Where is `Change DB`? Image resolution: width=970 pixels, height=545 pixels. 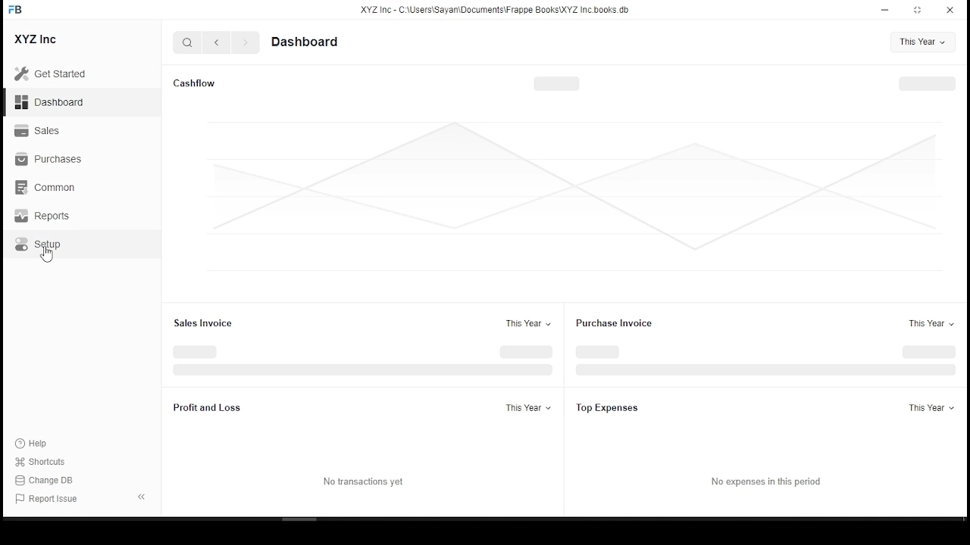
Change DB is located at coordinates (46, 480).